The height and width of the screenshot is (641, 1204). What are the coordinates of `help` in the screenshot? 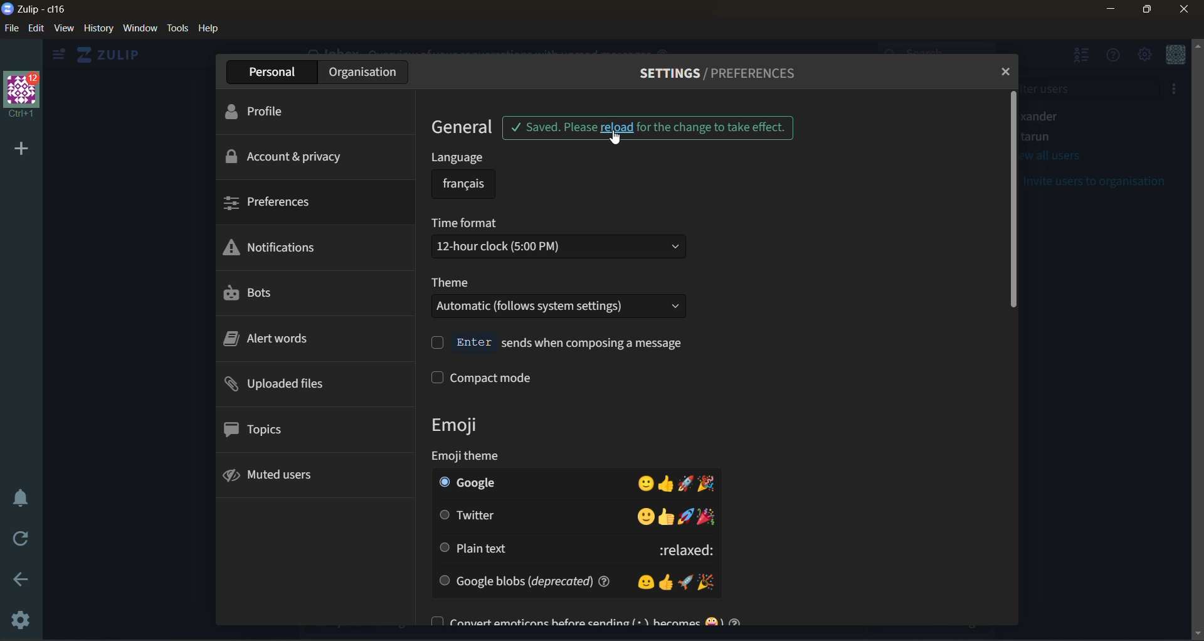 It's located at (213, 29).